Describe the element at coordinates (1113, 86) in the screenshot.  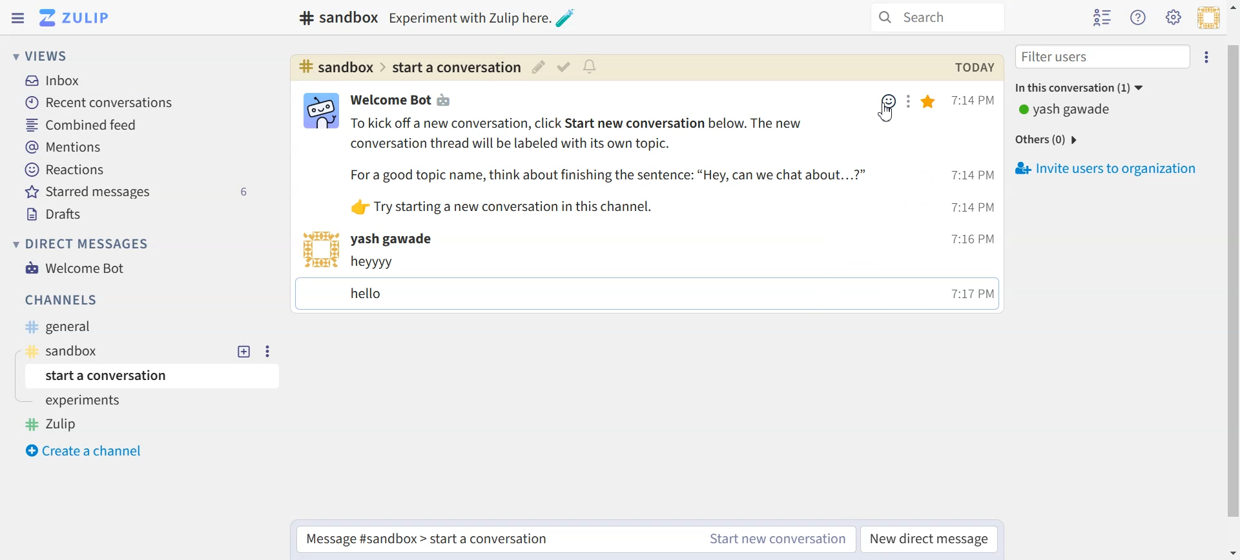
I see `In this conversation` at that location.